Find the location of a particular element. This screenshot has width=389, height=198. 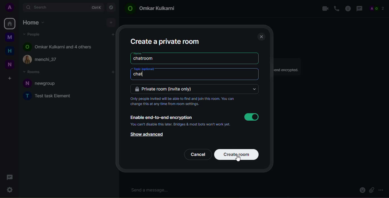

create room is located at coordinates (236, 154).